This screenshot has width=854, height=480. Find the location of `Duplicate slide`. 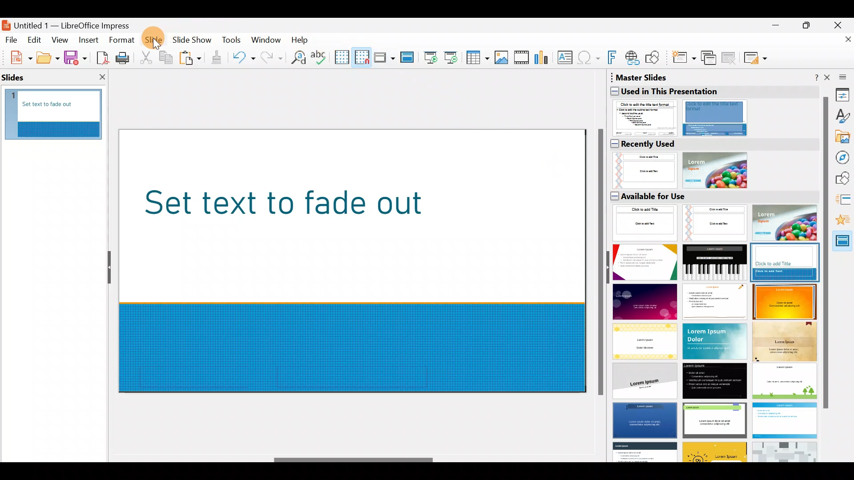

Duplicate slide is located at coordinates (710, 58).